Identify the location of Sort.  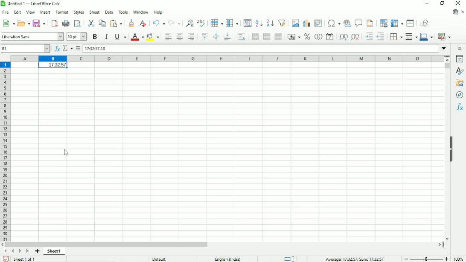
(248, 23).